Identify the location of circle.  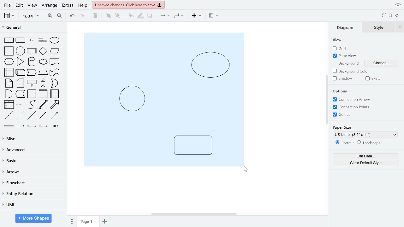
(21, 51).